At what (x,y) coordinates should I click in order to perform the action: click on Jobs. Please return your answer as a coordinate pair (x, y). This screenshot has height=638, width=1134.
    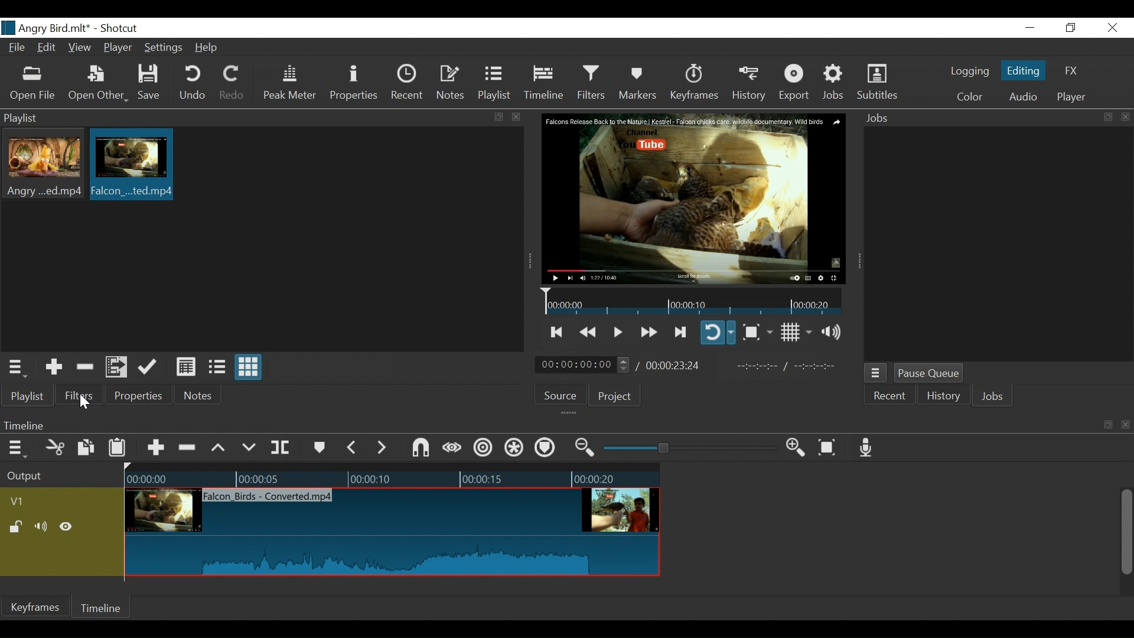
    Looking at the image, I should click on (993, 398).